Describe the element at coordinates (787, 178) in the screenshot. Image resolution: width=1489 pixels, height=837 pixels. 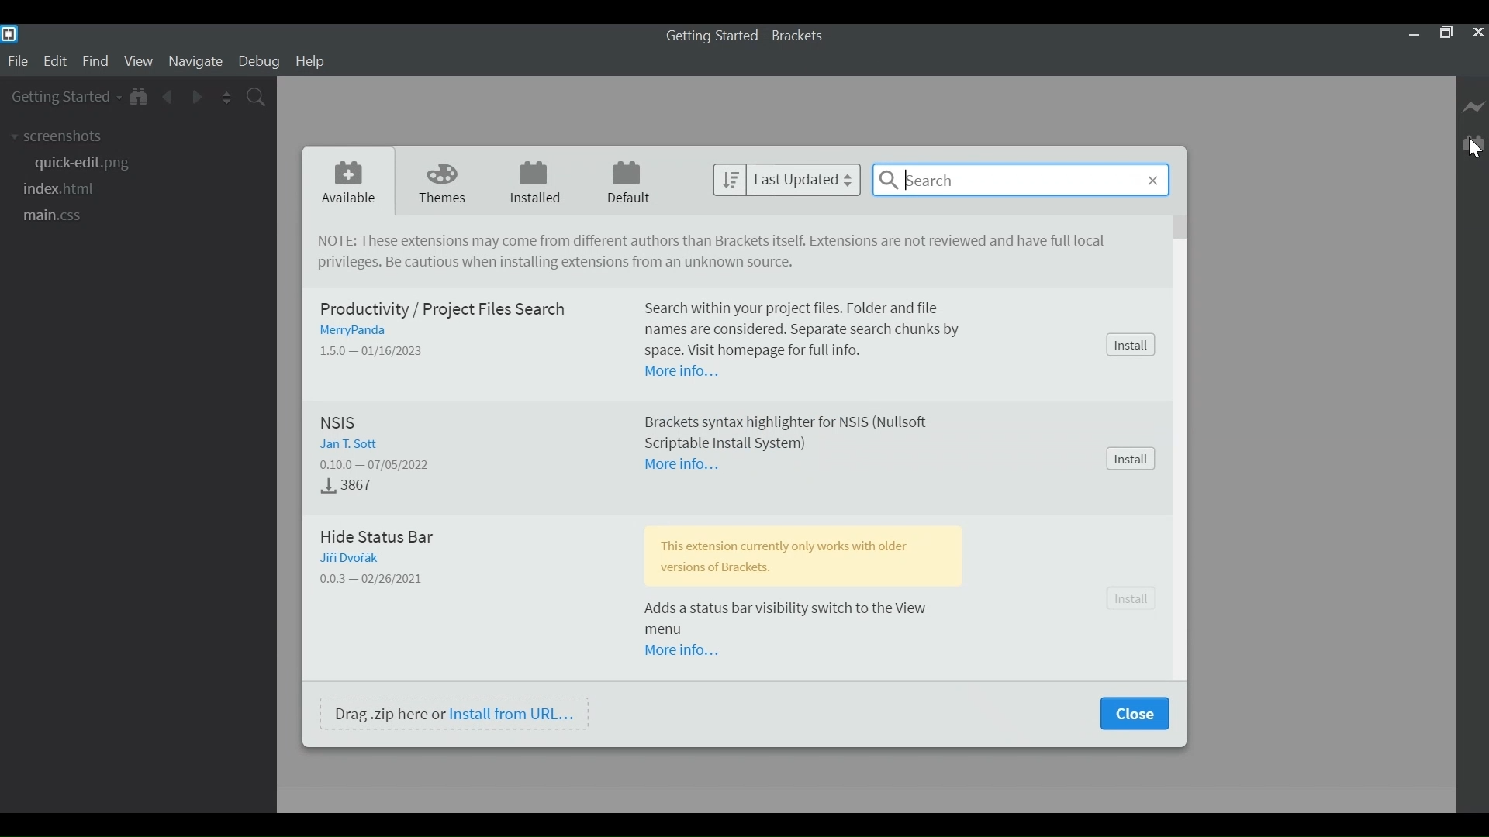
I see `Last Updated` at that location.